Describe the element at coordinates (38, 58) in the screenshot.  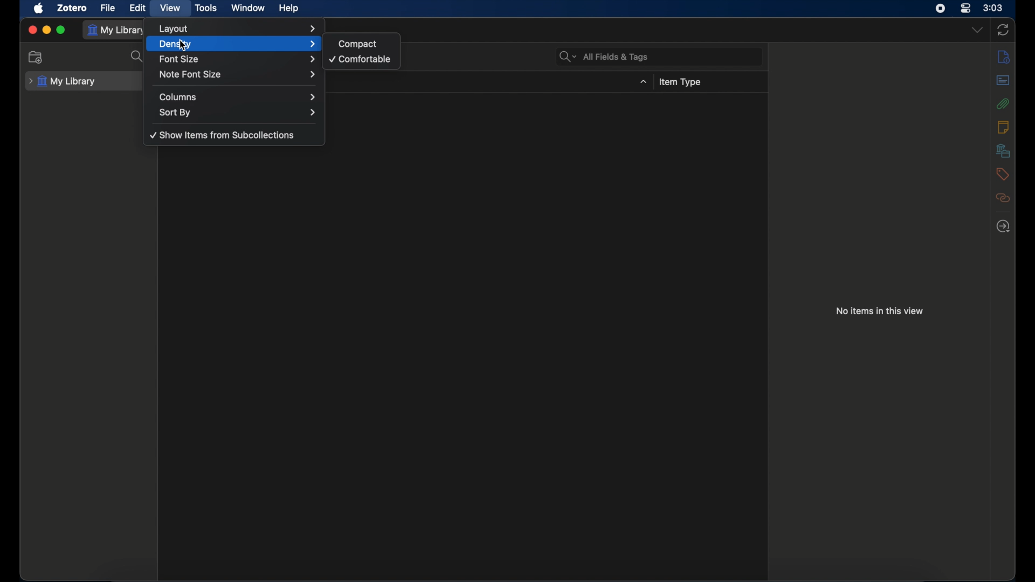
I see `new collection` at that location.